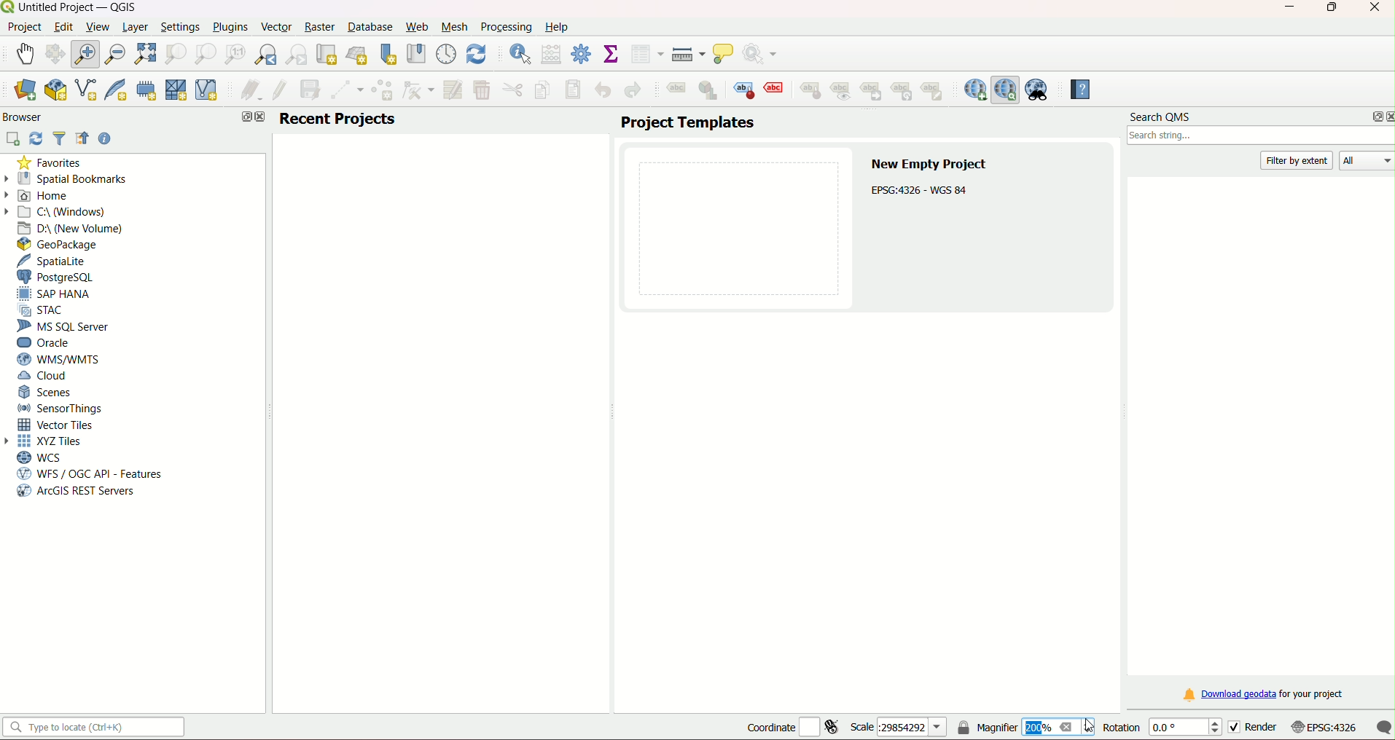 This screenshot has width=1395, height=740. Describe the element at coordinates (73, 228) in the screenshot. I see `D:\ (New volume)` at that location.